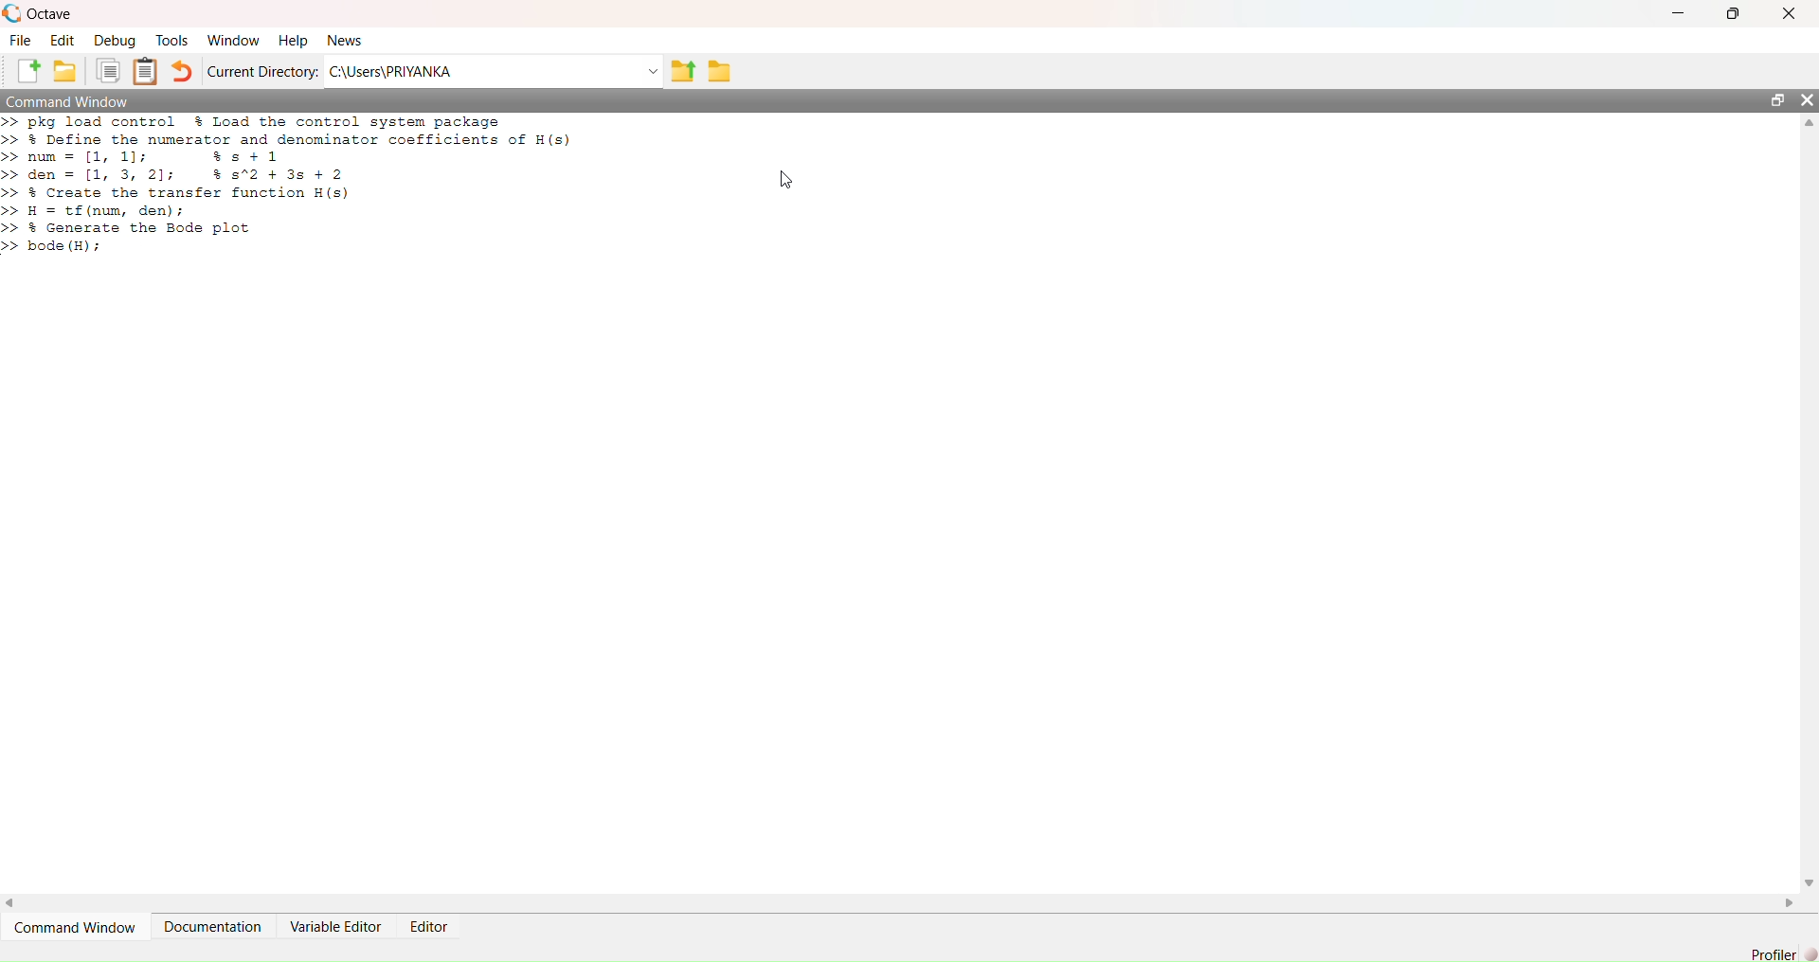 Image resolution: width=1819 pixels, height=962 pixels. Describe the element at coordinates (1774, 953) in the screenshot. I see `Profiler` at that location.